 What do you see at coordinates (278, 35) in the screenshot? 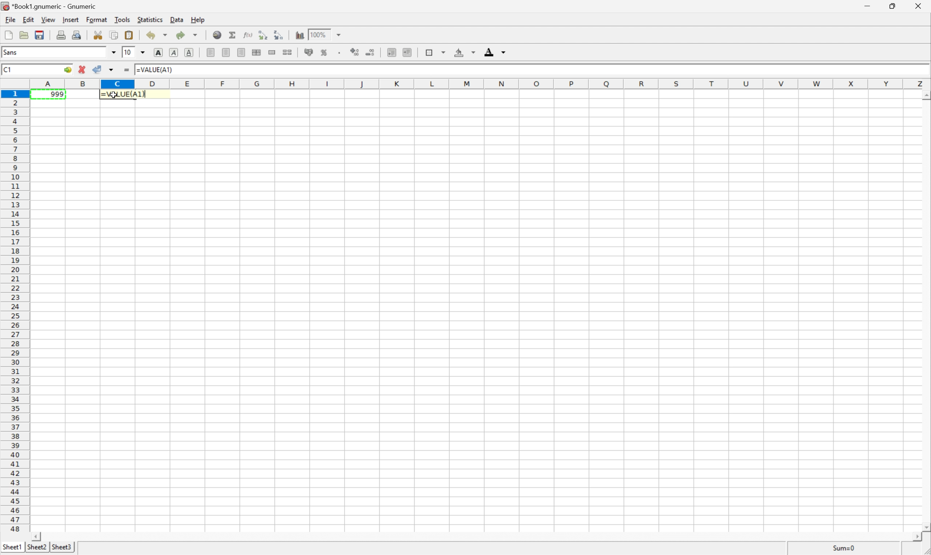
I see `Sort the selected region in descending order based on the first column selected` at bounding box center [278, 35].